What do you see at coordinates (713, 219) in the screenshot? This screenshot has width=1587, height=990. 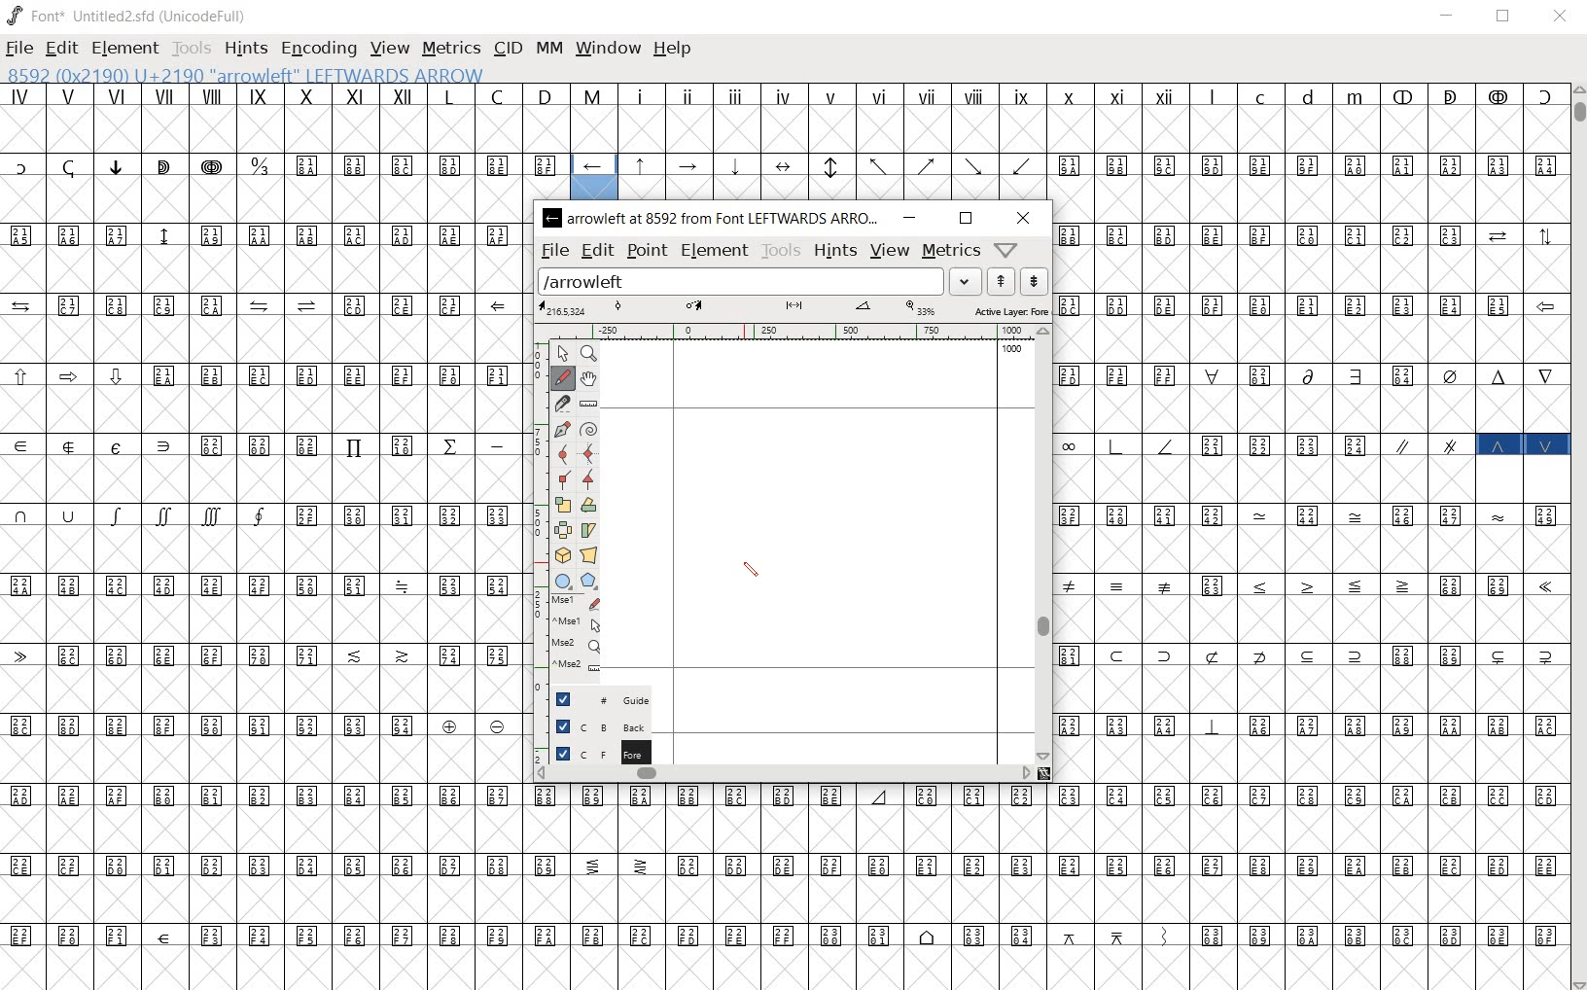 I see `glyph name` at bounding box center [713, 219].